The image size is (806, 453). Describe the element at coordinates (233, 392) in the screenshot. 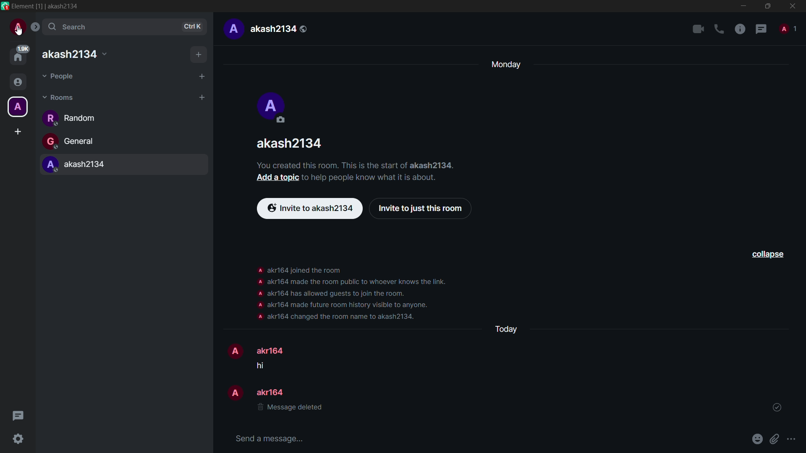

I see `profile` at that location.